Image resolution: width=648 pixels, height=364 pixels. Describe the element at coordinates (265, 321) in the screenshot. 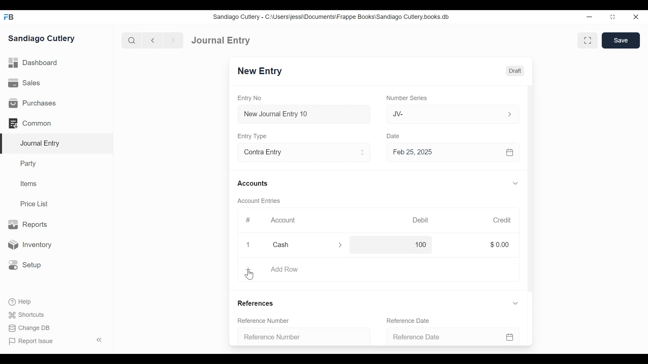

I see `Reference Number` at that location.